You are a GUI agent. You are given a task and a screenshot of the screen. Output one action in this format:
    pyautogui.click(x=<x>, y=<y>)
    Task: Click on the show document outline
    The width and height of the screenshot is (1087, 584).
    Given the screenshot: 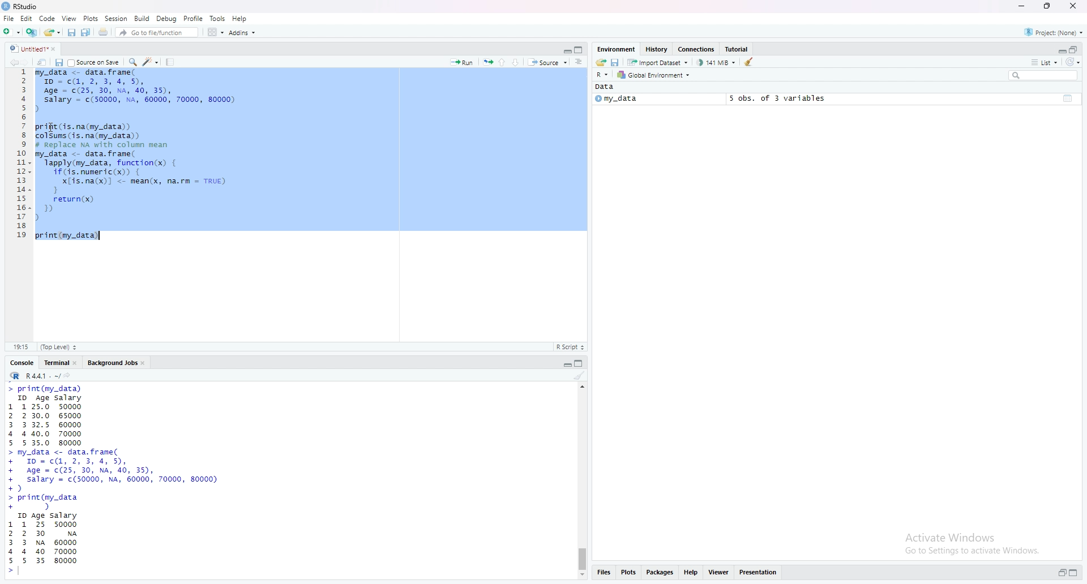 What is the action you would take?
    pyautogui.click(x=580, y=63)
    